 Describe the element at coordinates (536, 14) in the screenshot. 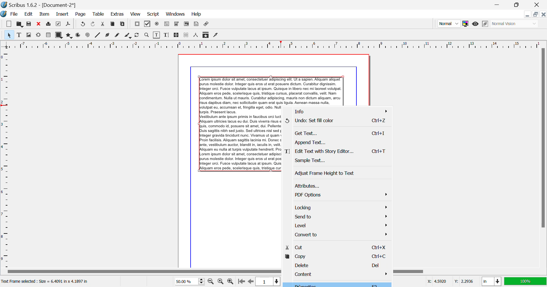

I see `Minimize` at that location.